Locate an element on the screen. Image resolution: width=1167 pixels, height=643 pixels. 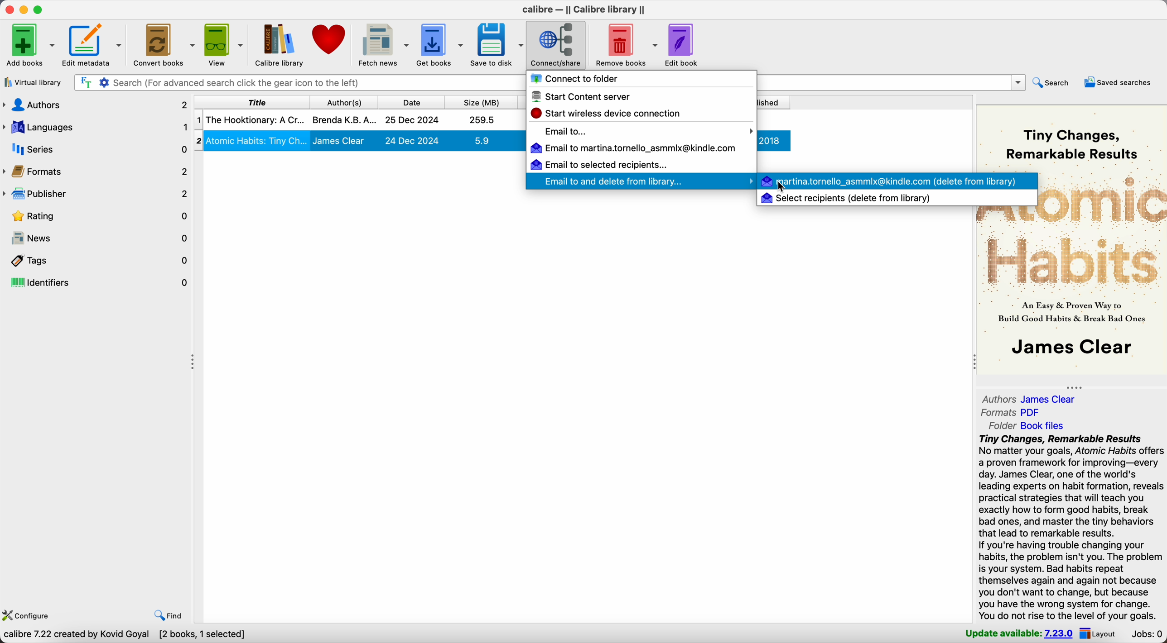
Add books is located at coordinates (30, 44).